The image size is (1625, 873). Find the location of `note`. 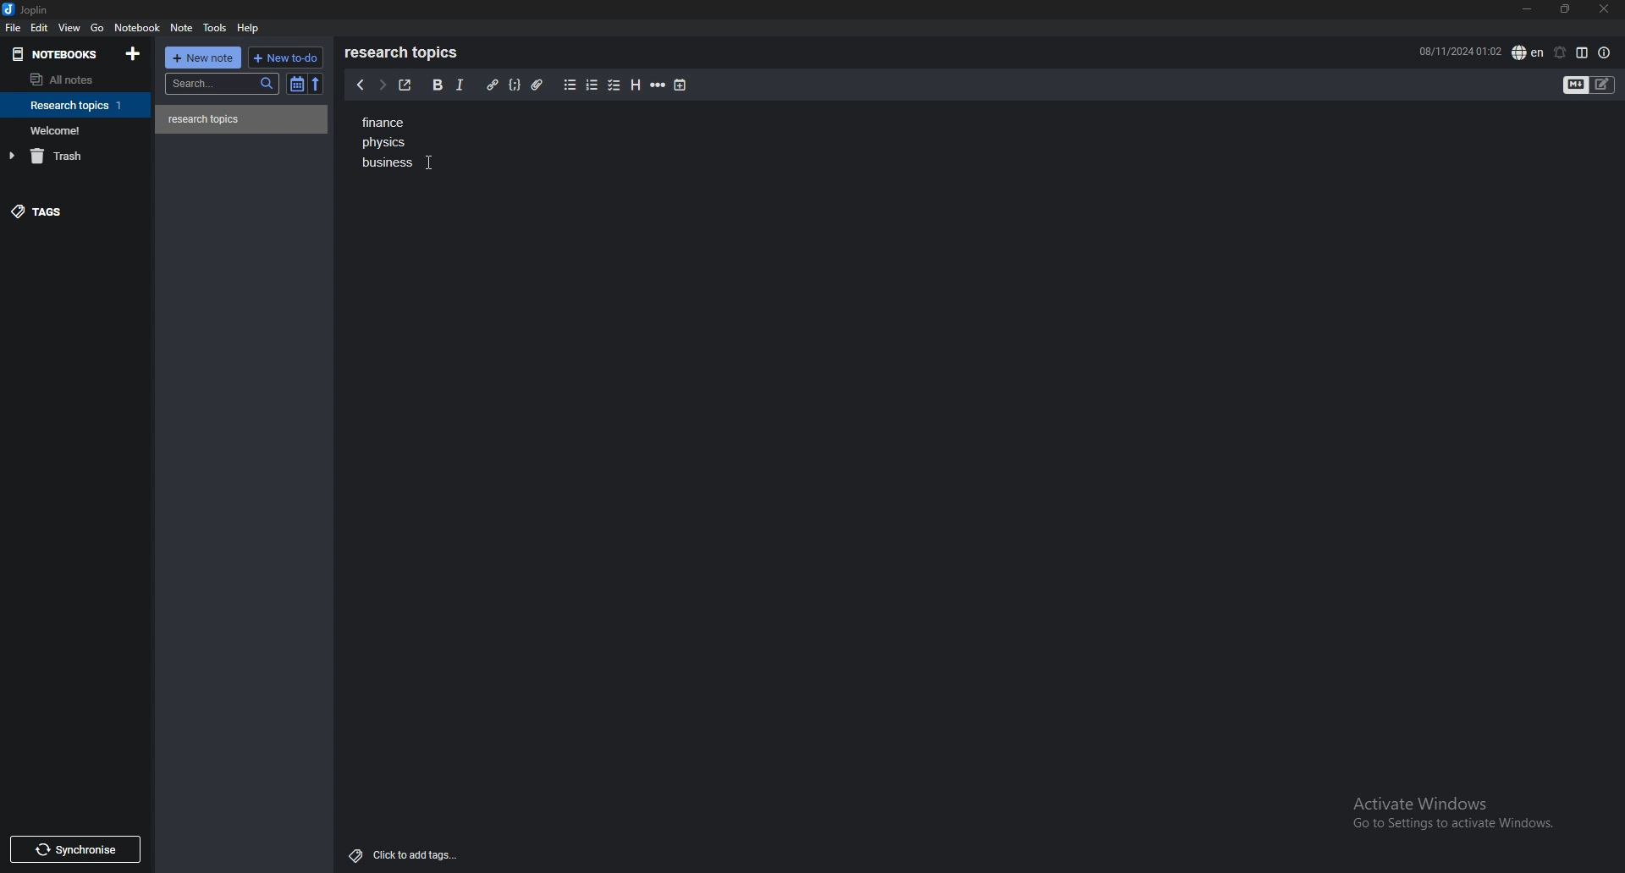

note is located at coordinates (181, 28).